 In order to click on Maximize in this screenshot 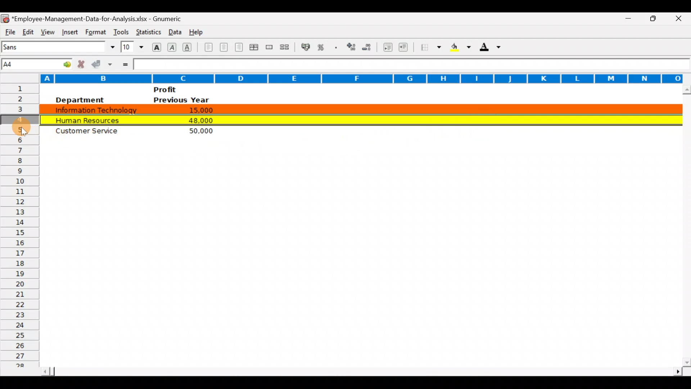, I will do `click(656, 18)`.